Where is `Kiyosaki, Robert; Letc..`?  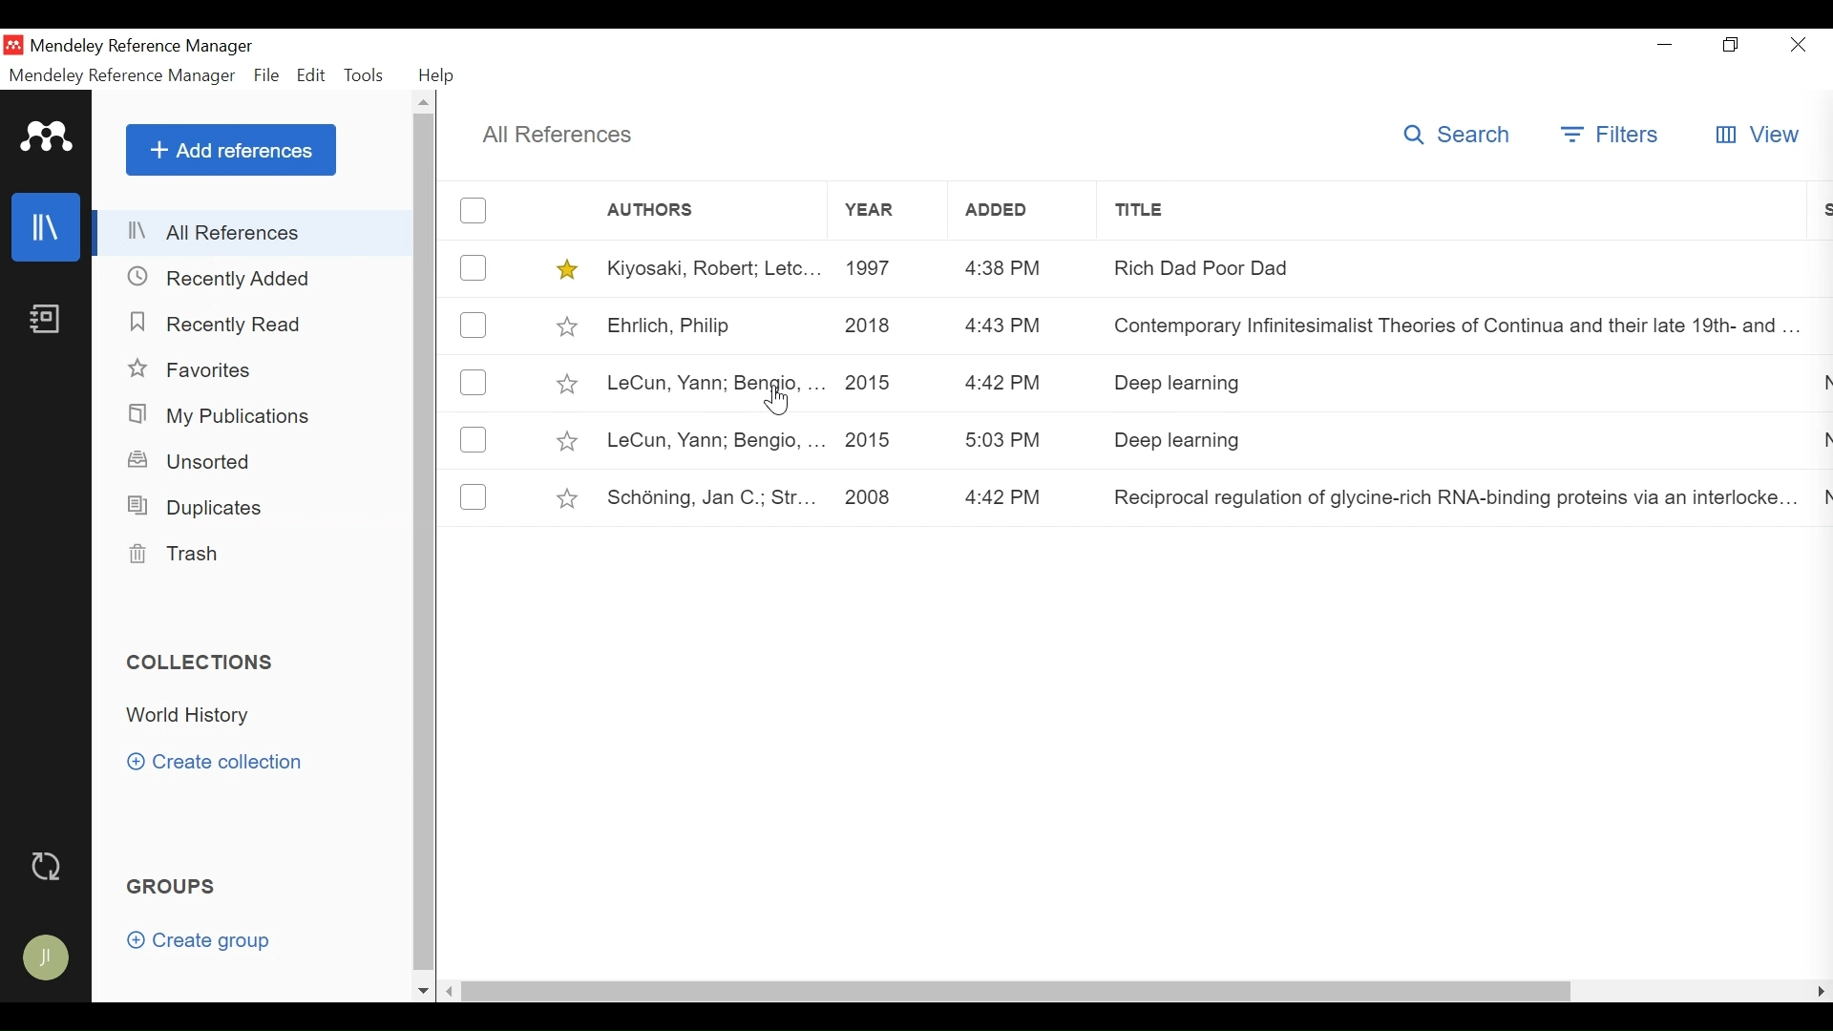
Kiyosaki, Robert; Letc.. is located at coordinates (715, 266).